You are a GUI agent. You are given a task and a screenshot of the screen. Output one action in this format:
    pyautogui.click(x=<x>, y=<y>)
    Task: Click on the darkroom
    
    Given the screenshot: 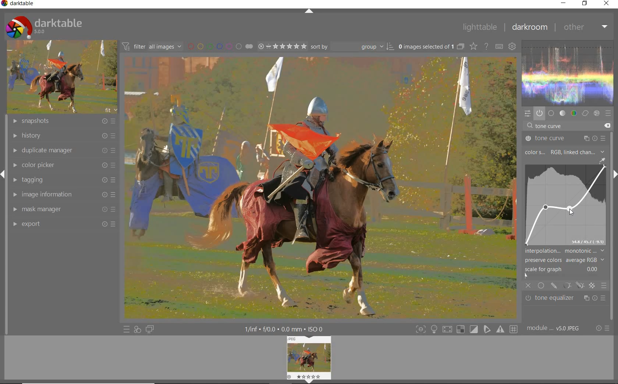 What is the action you would take?
    pyautogui.click(x=529, y=28)
    